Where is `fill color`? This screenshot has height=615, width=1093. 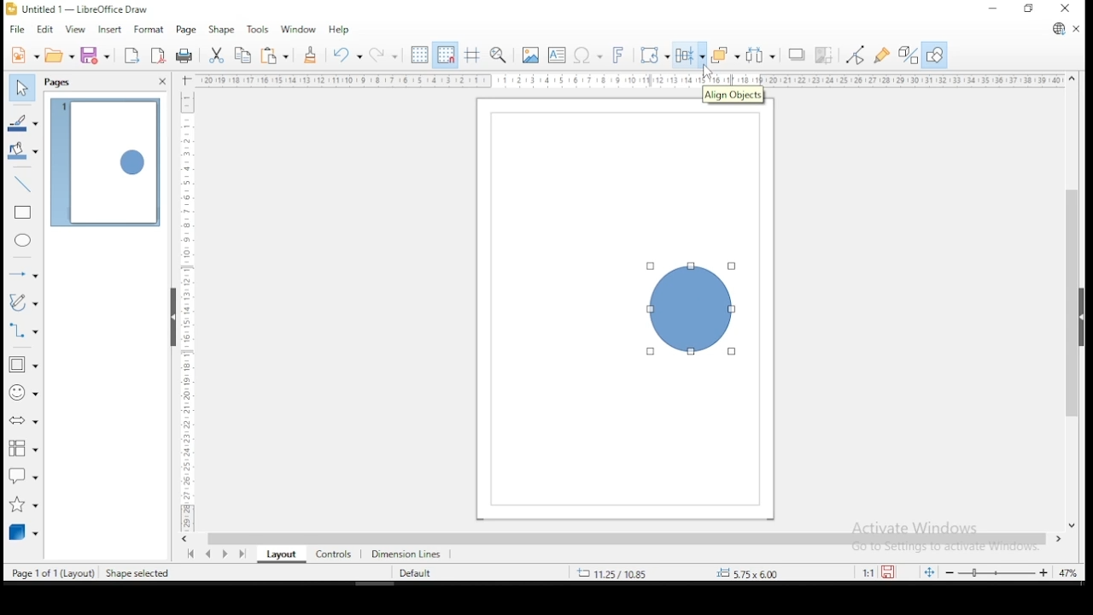 fill color is located at coordinates (24, 150).